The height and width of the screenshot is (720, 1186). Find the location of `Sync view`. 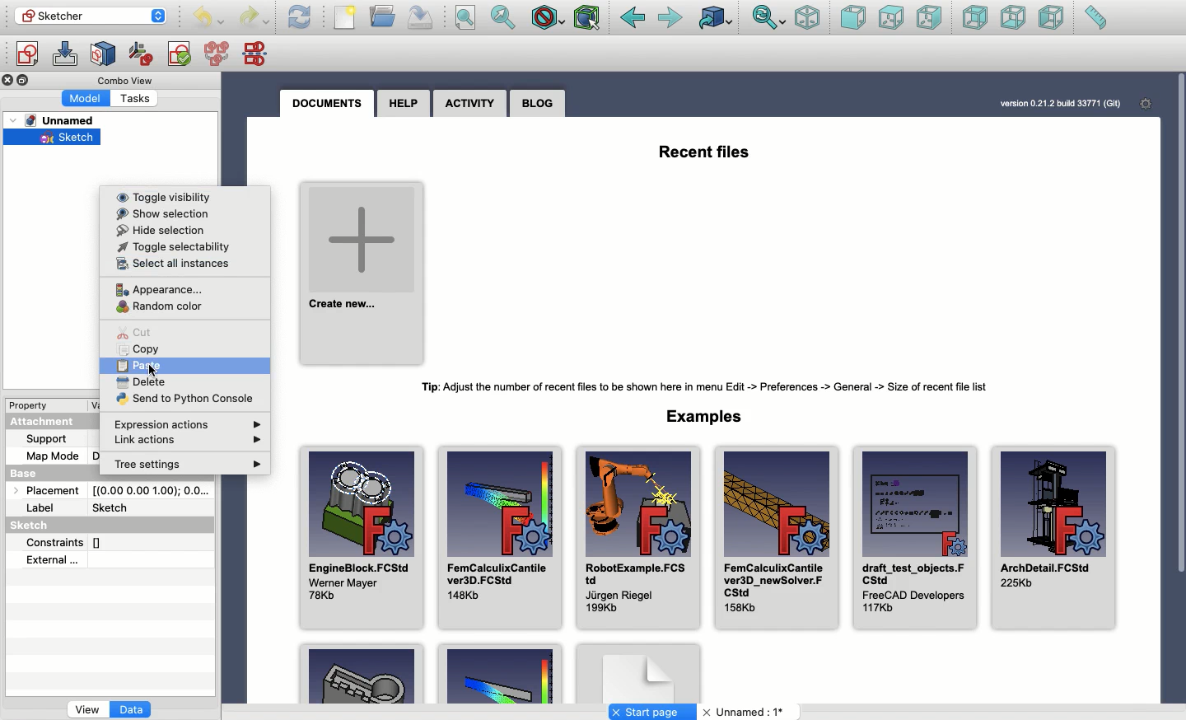

Sync view is located at coordinates (769, 19).